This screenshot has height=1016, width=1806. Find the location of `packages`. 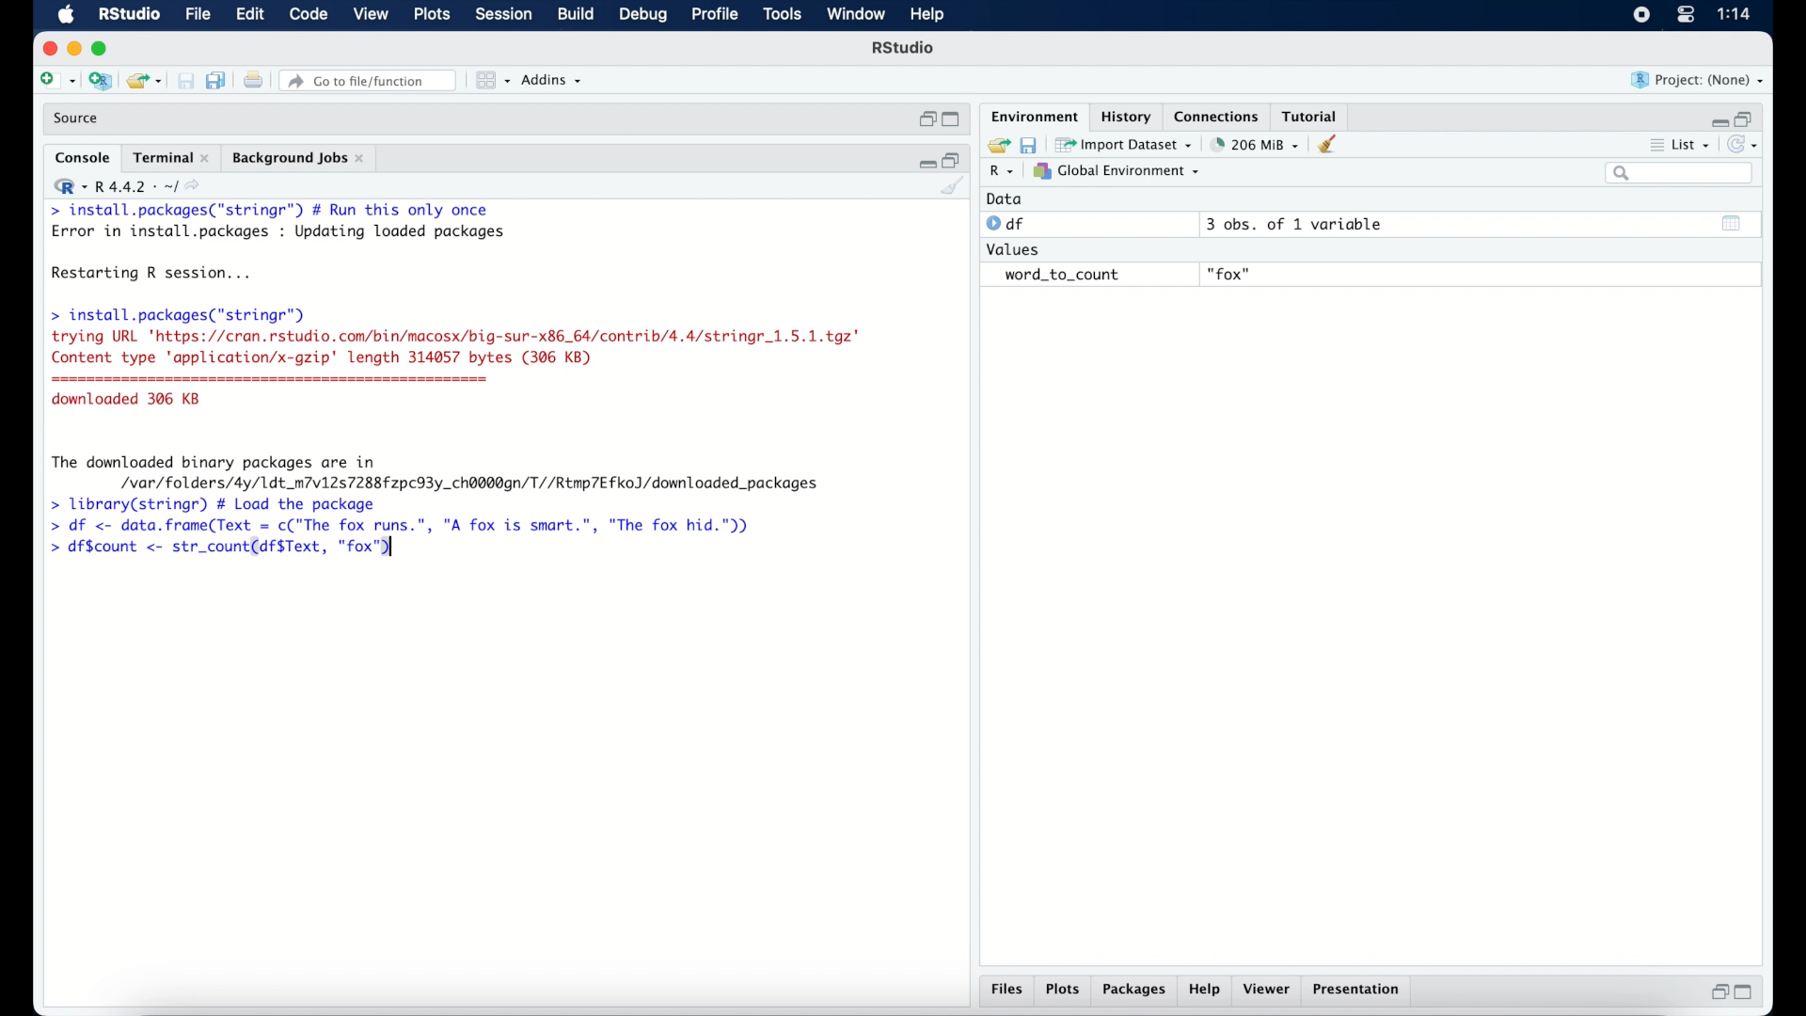

packages is located at coordinates (1134, 991).